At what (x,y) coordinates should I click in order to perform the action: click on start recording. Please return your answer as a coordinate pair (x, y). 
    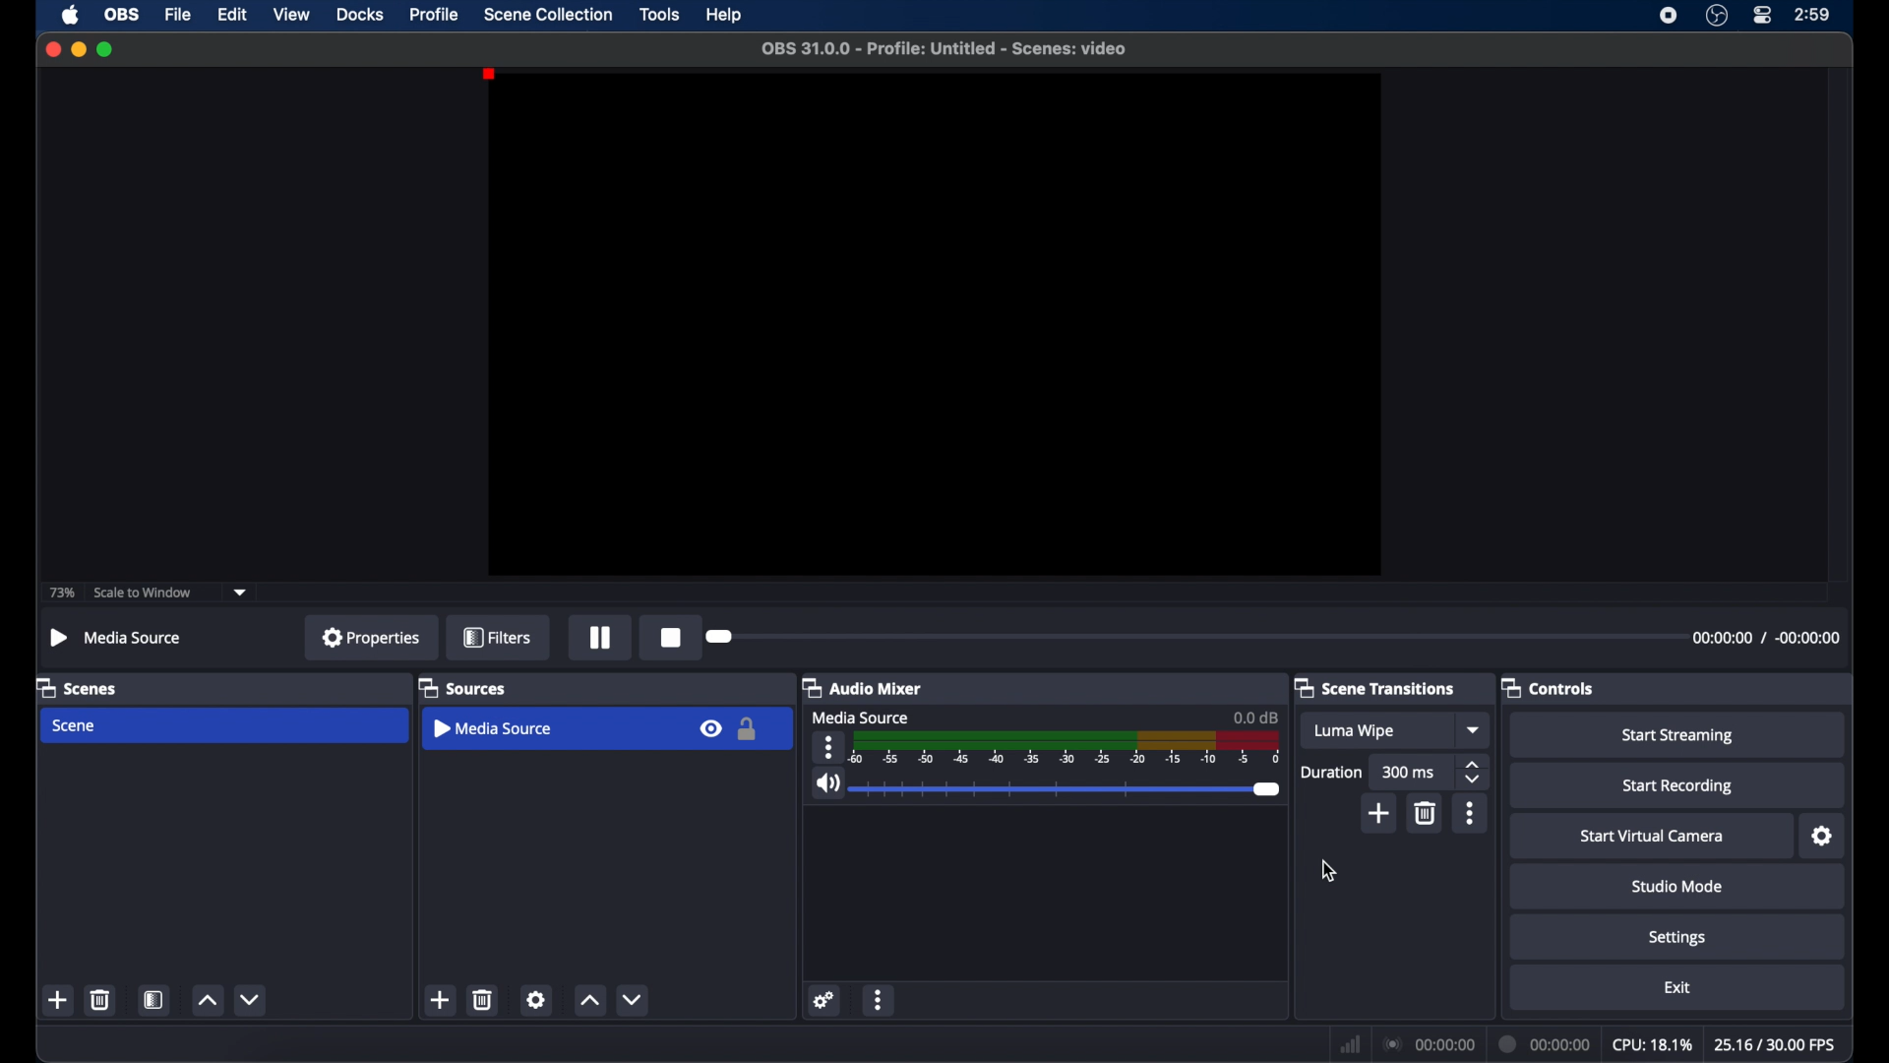
    Looking at the image, I should click on (1677, 786).